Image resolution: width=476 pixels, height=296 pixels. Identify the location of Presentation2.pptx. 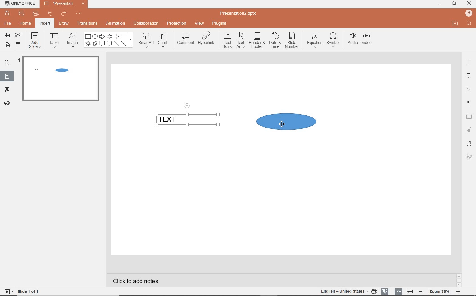
(239, 14).